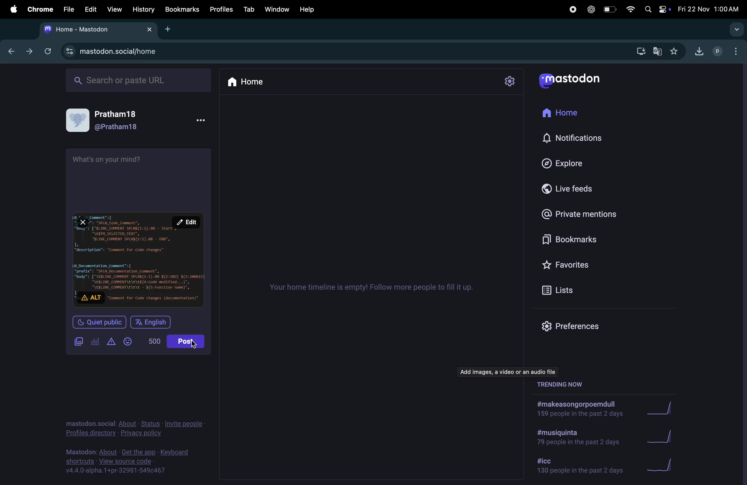  What do you see at coordinates (96, 343) in the screenshot?
I see `poles` at bounding box center [96, 343].